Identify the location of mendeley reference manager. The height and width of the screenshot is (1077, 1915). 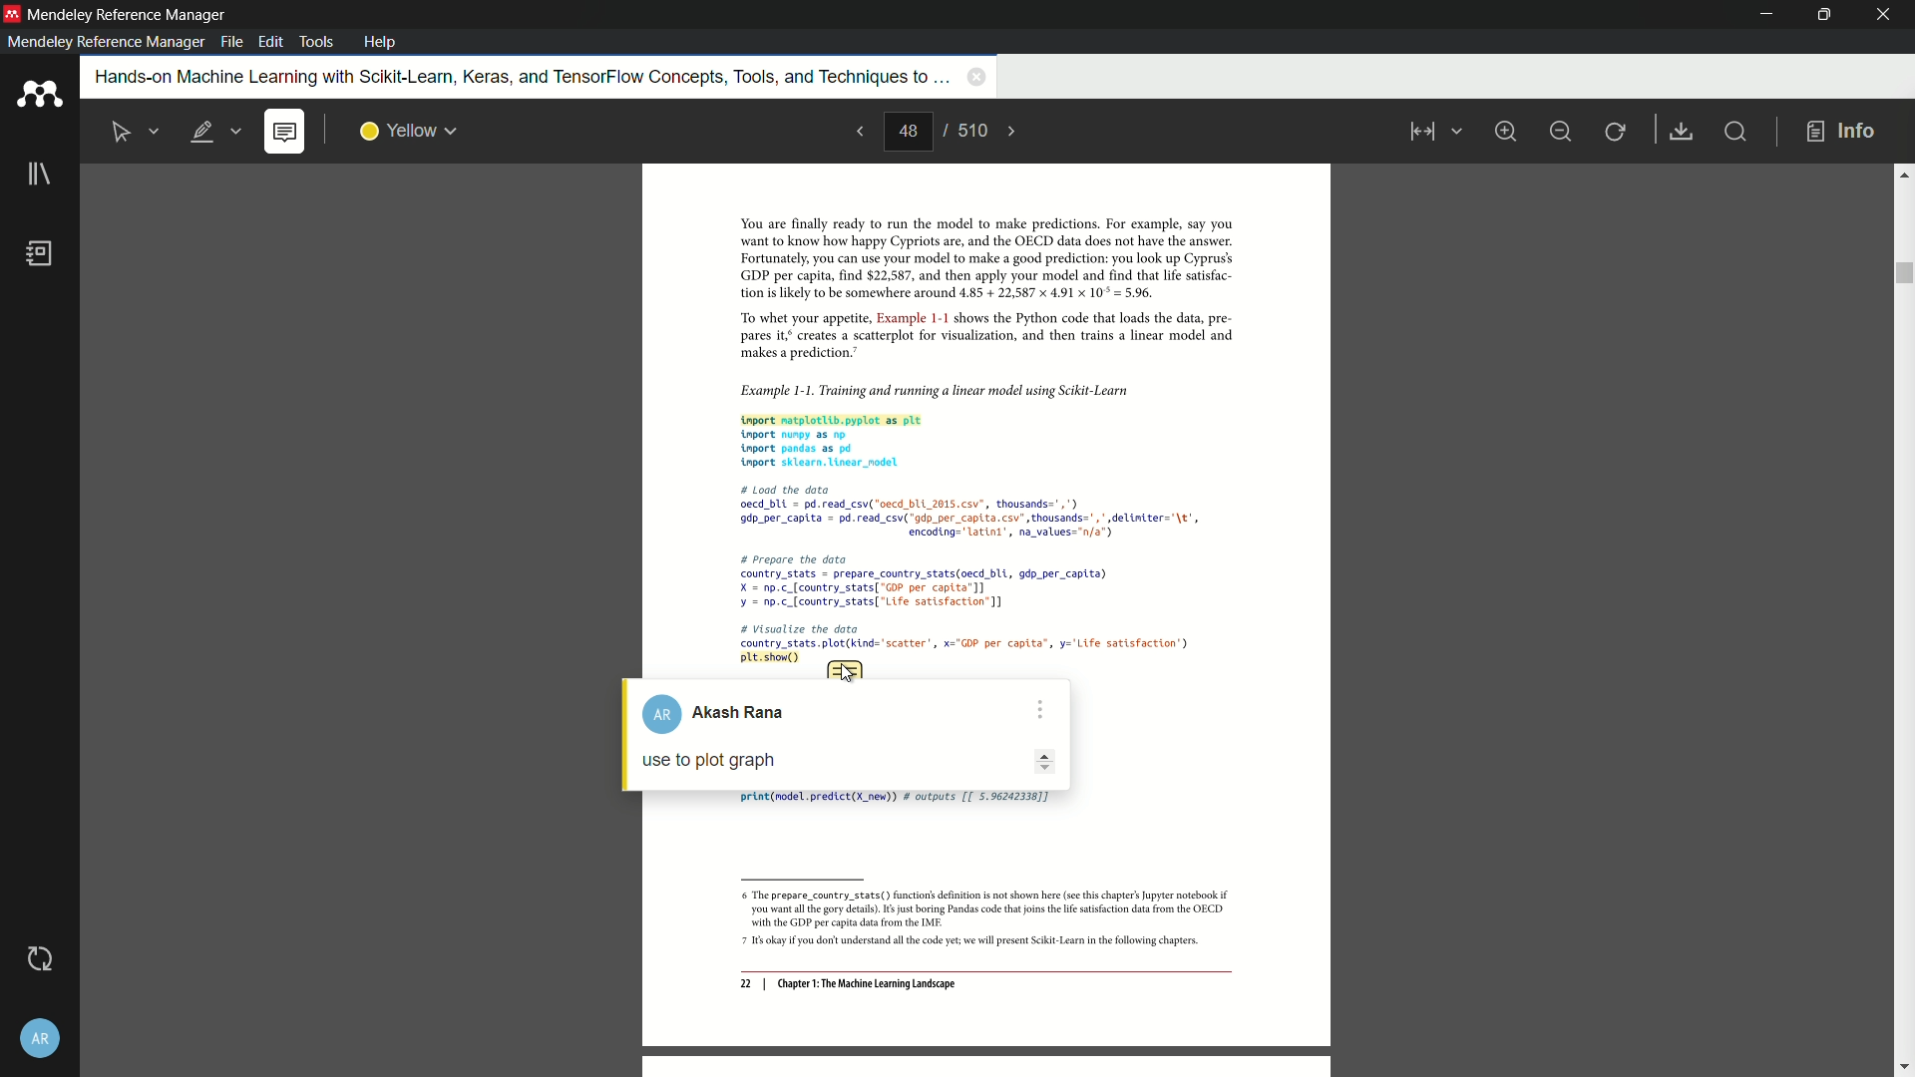
(106, 42).